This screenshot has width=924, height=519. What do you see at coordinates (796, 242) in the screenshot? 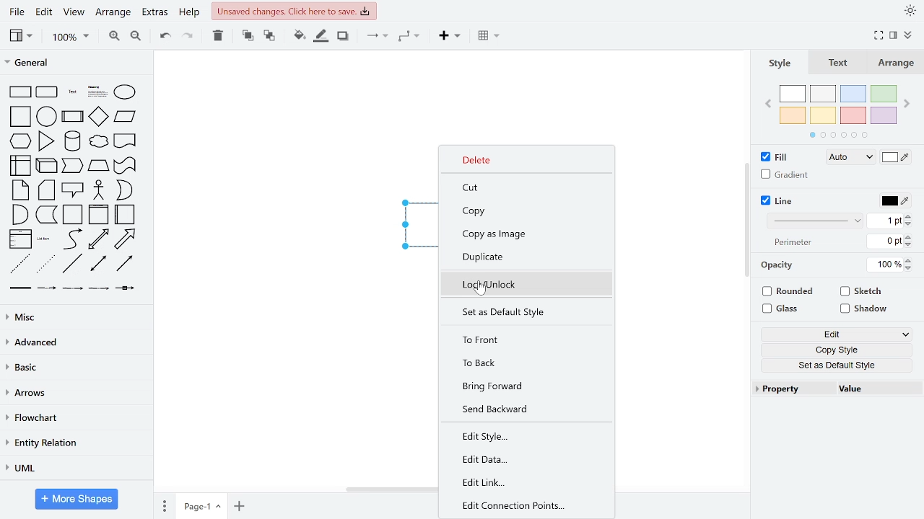
I see `perimeter` at bounding box center [796, 242].